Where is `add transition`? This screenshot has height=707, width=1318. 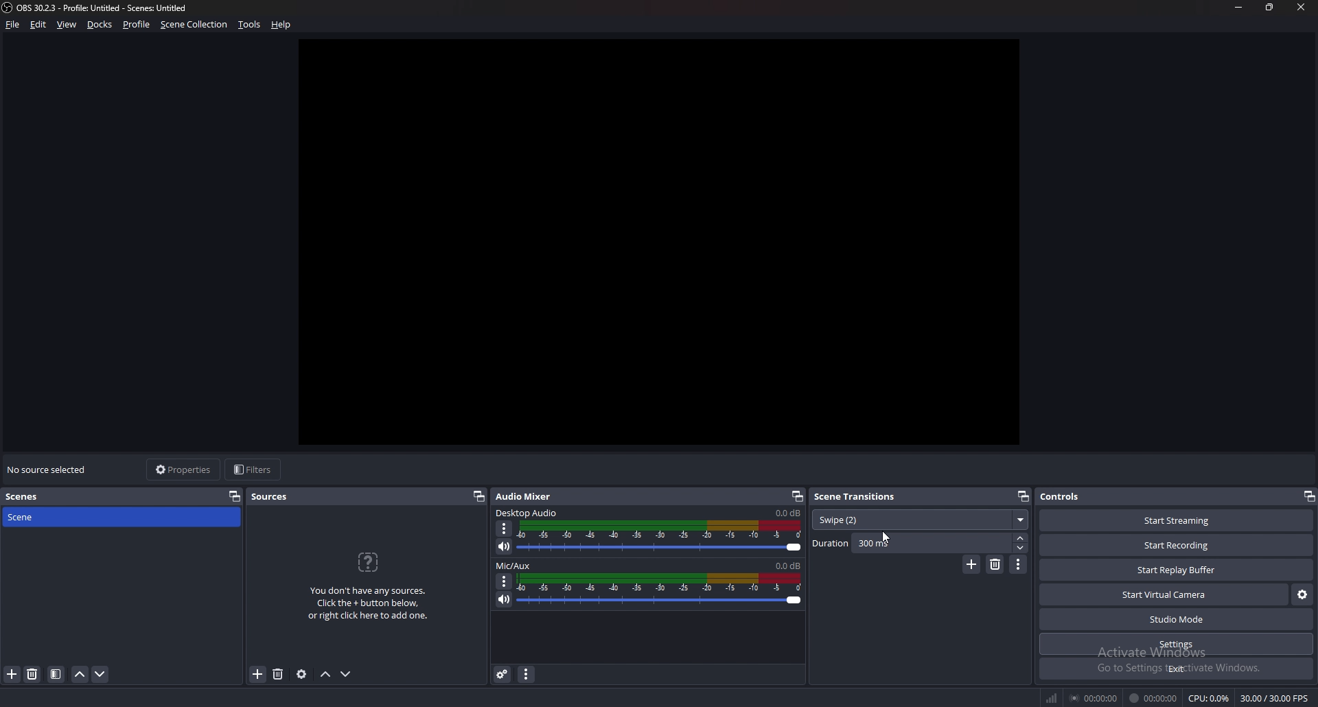
add transition is located at coordinates (971, 564).